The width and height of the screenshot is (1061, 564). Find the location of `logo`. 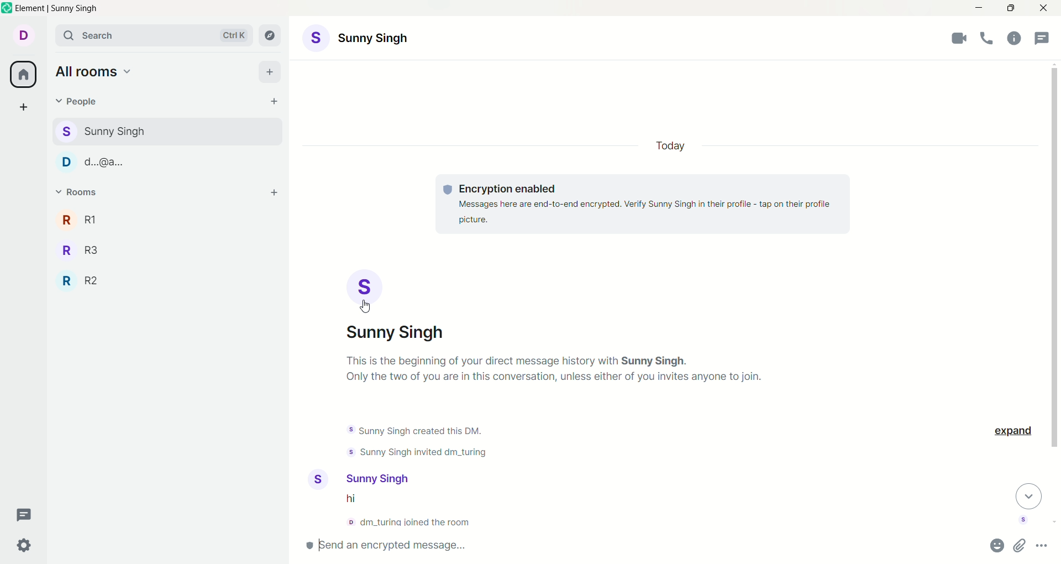

logo is located at coordinates (7, 9).